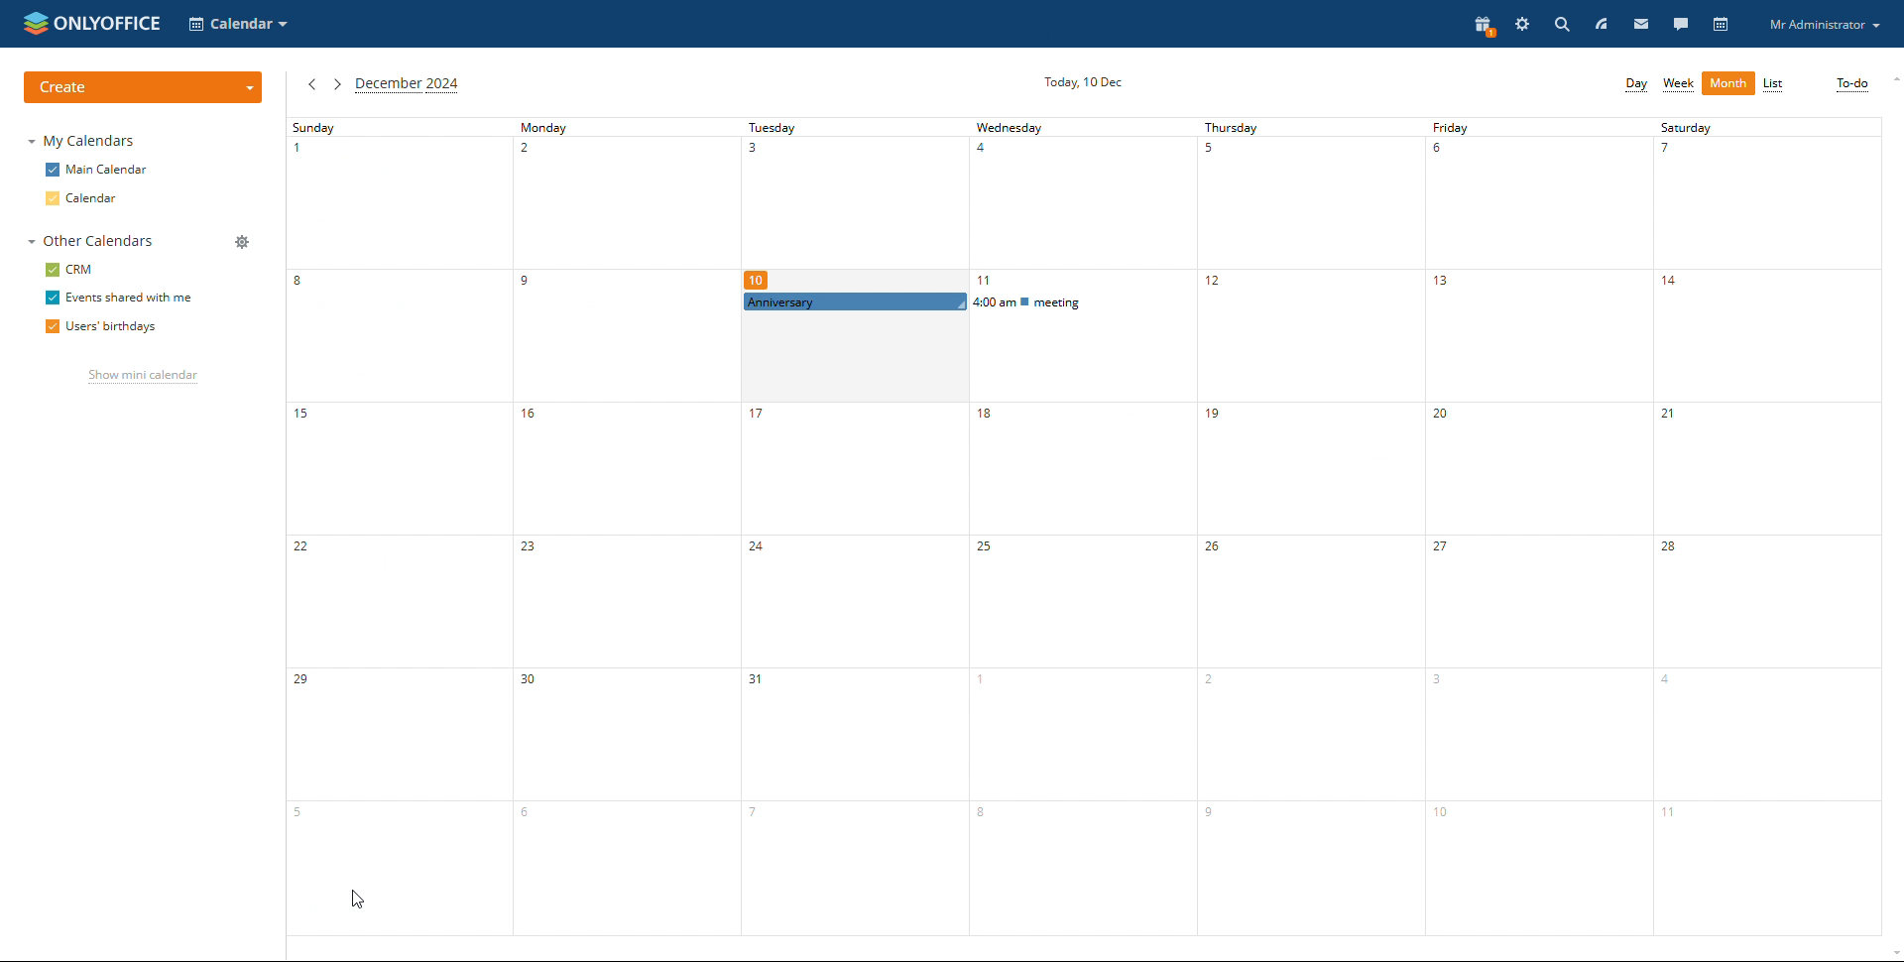  What do you see at coordinates (1678, 84) in the screenshot?
I see `week view` at bounding box center [1678, 84].